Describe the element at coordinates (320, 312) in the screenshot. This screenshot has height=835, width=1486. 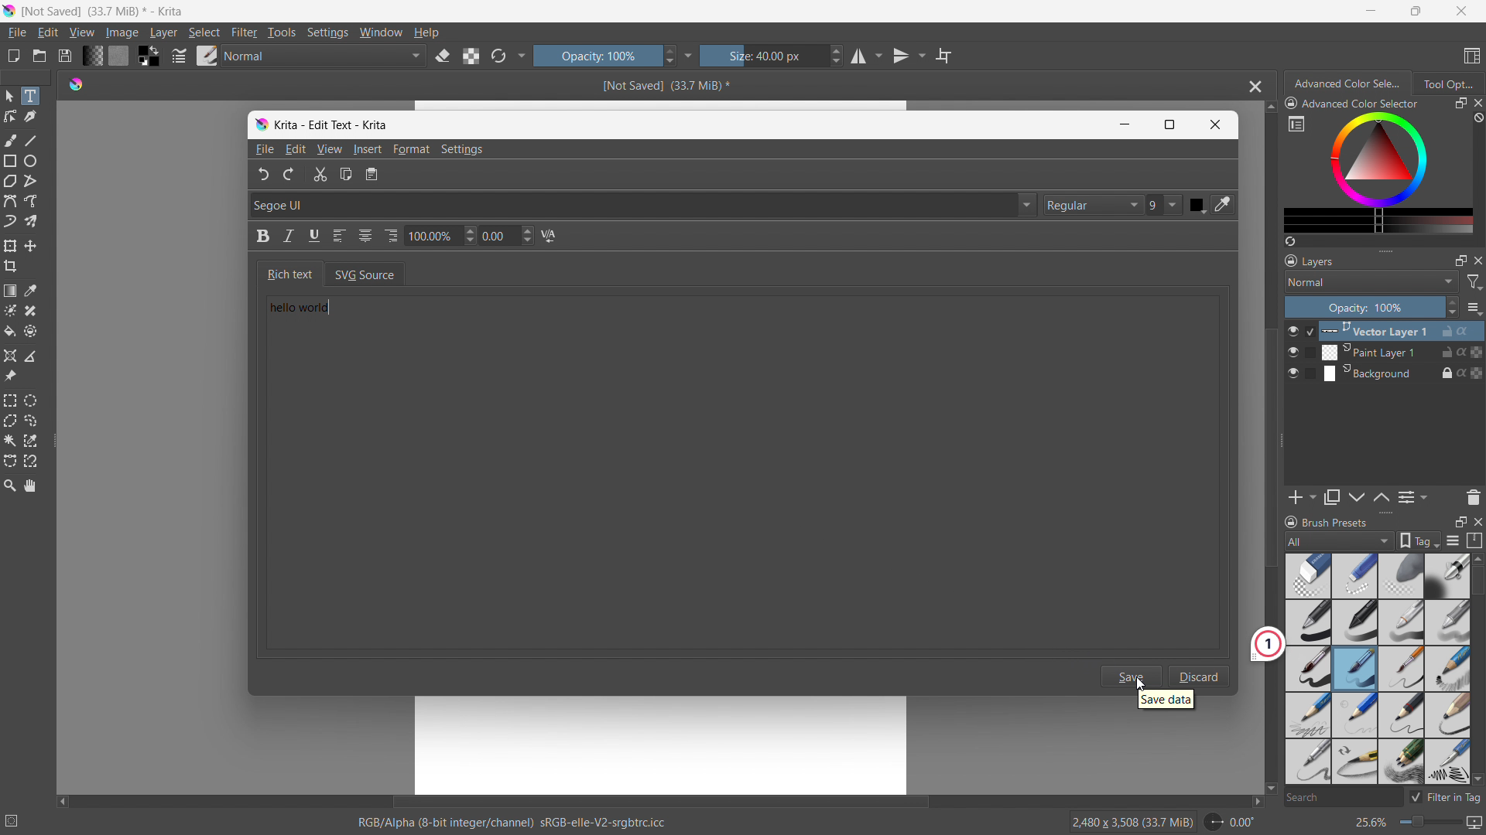
I see `Hello world` at that location.